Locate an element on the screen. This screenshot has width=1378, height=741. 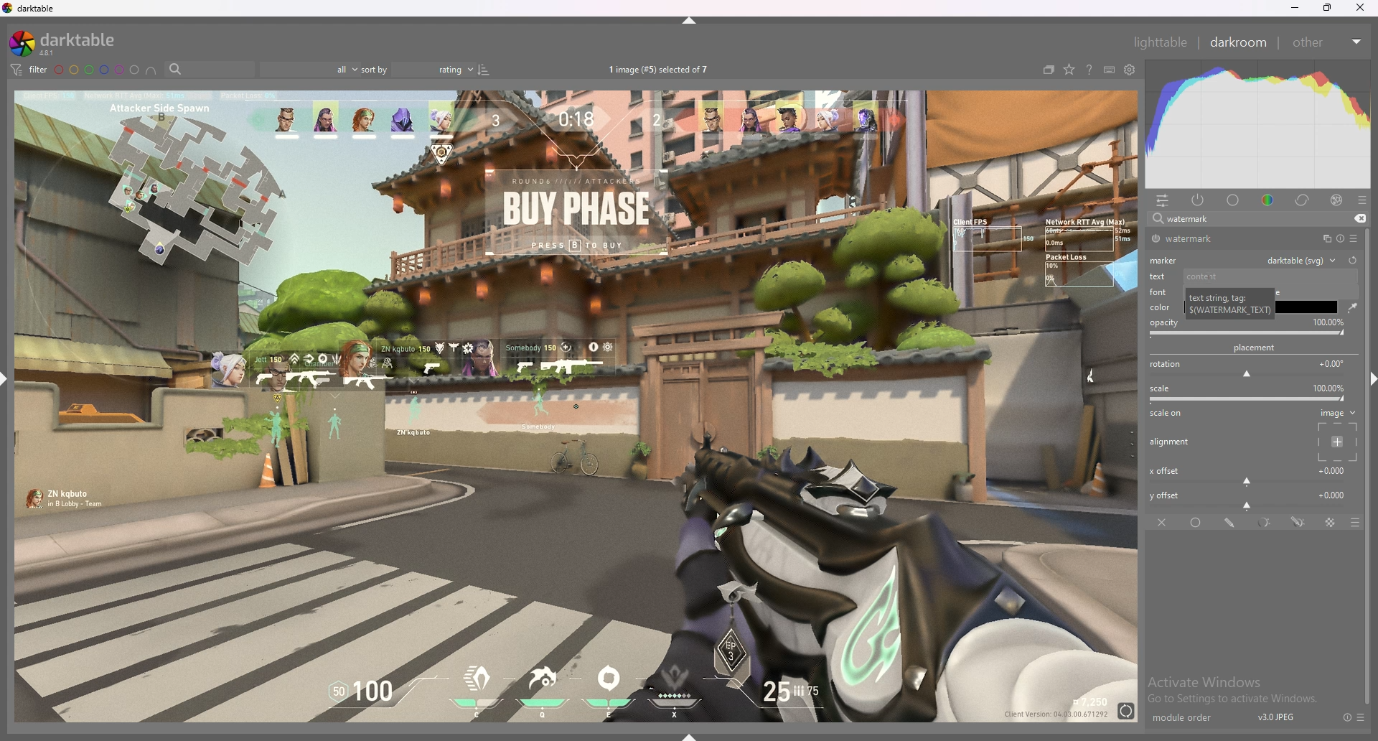
hide is located at coordinates (1367, 377).